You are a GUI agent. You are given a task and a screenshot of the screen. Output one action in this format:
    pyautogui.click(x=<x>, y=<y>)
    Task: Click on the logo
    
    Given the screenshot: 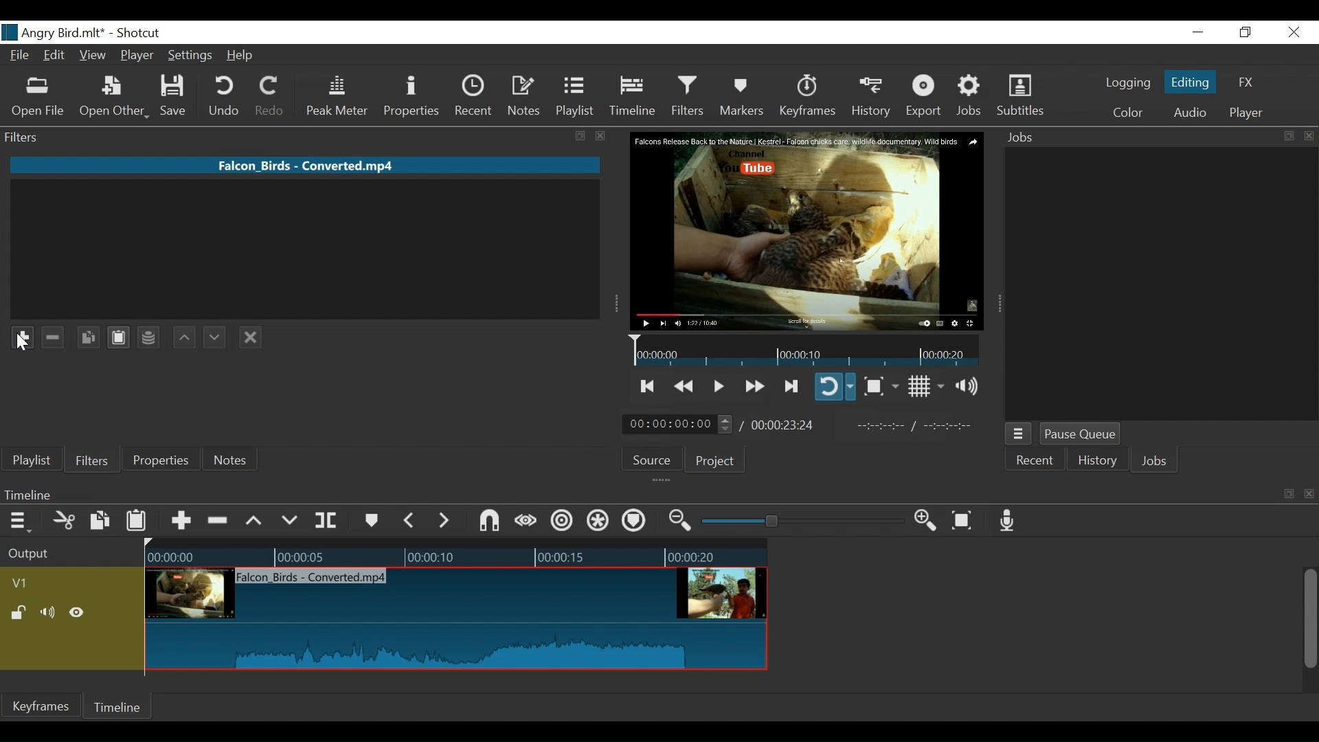 What is the action you would take?
    pyautogui.click(x=10, y=32)
    